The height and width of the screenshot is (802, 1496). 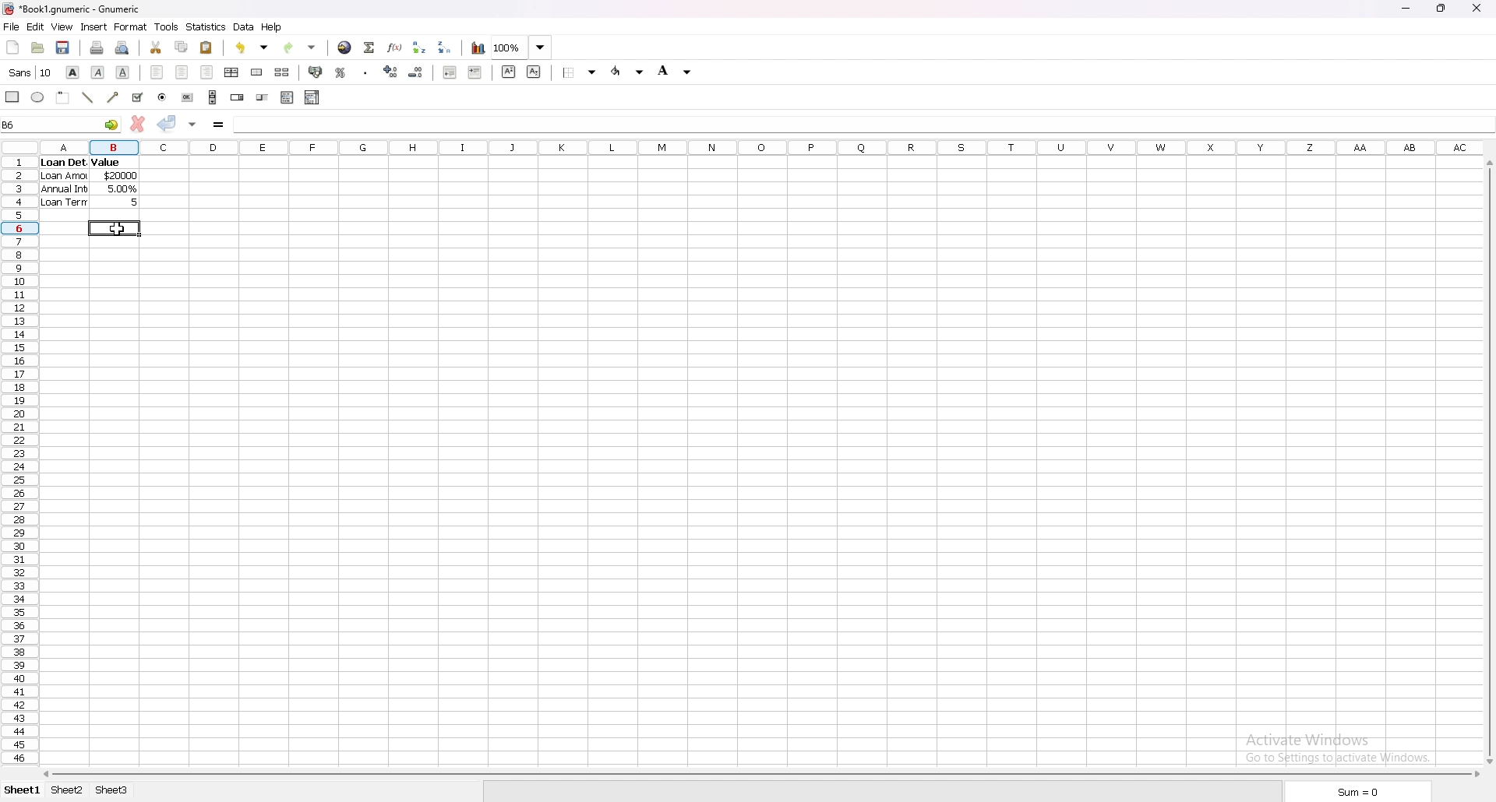 I want to click on arrowed line, so click(x=115, y=97).